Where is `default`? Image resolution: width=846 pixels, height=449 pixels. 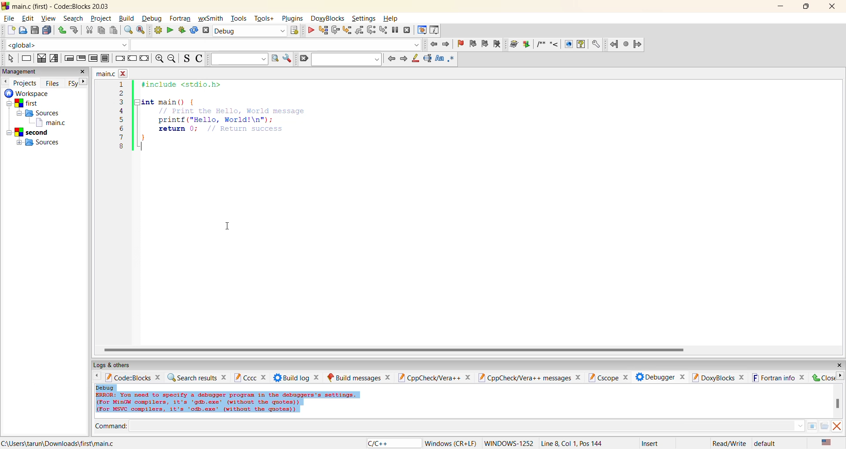
default is located at coordinates (766, 443).